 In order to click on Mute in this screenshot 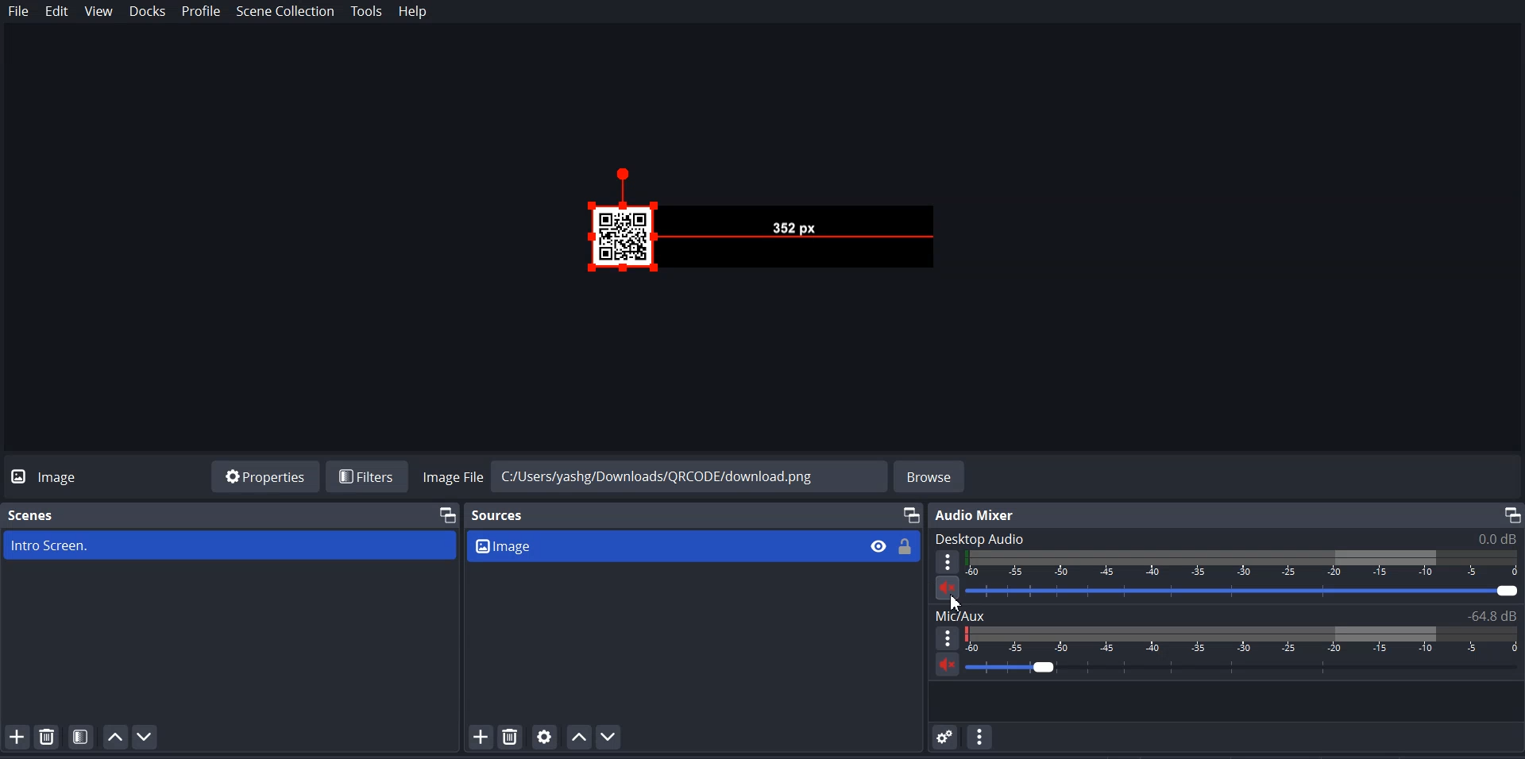, I will do `click(948, 664)`.